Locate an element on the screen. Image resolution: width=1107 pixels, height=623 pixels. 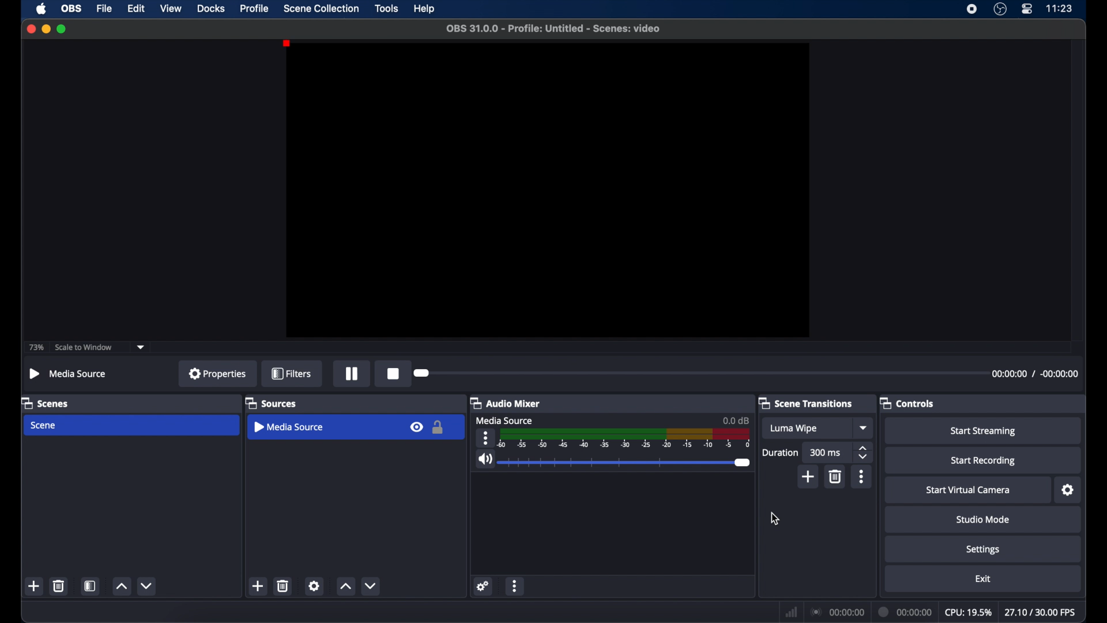
media source is located at coordinates (289, 427).